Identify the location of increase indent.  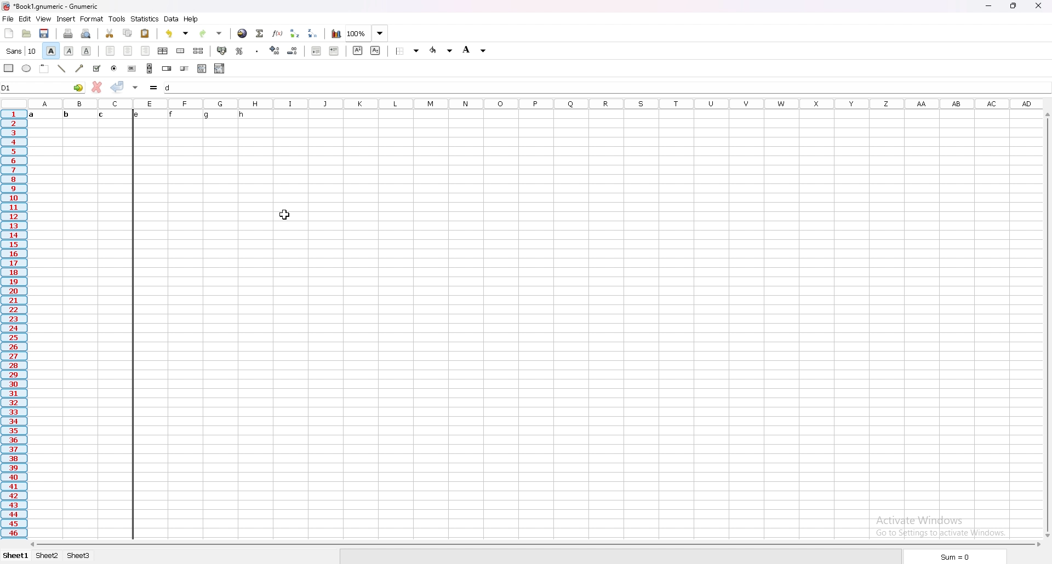
(334, 51).